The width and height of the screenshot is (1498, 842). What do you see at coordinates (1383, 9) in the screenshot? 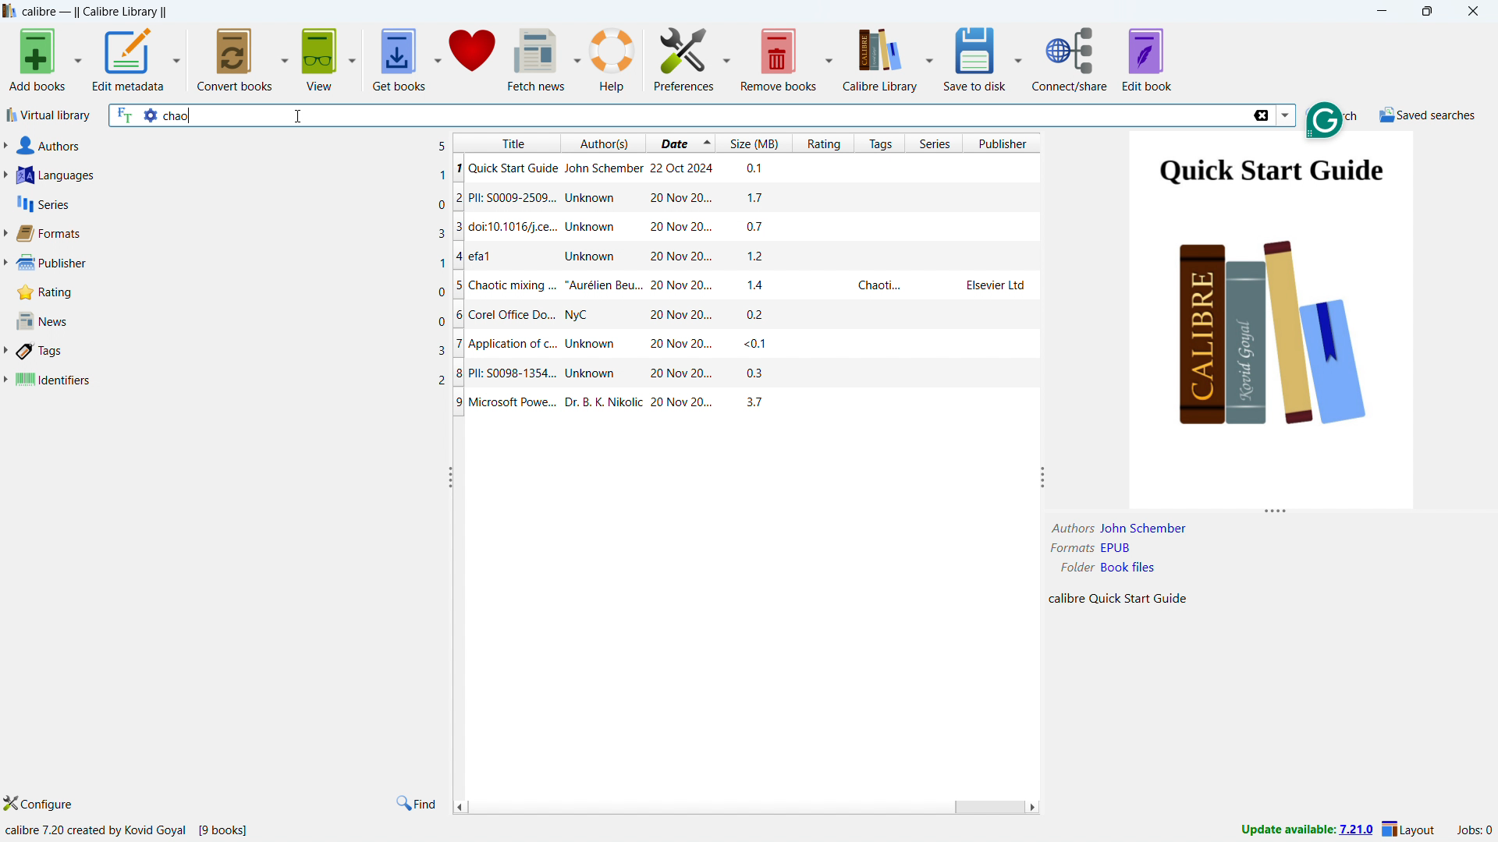
I see `minimize` at bounding box center [1383, 9].